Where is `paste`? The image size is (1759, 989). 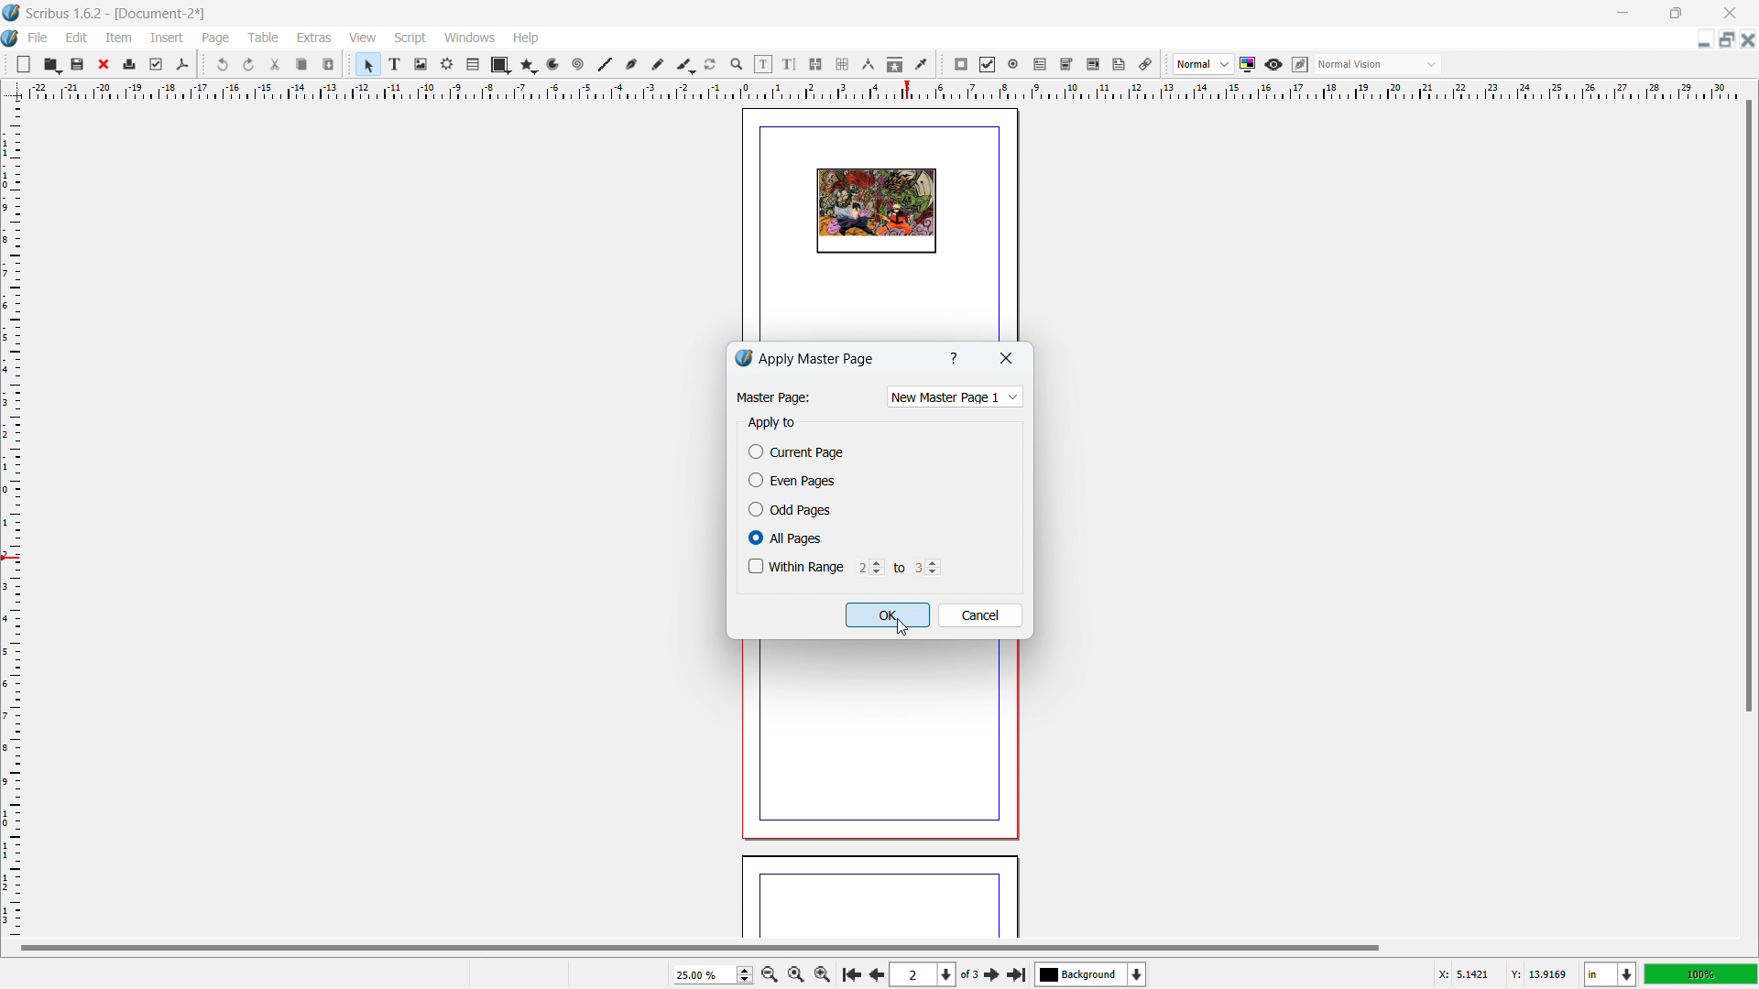 paste is located at coordinates (329, 64).